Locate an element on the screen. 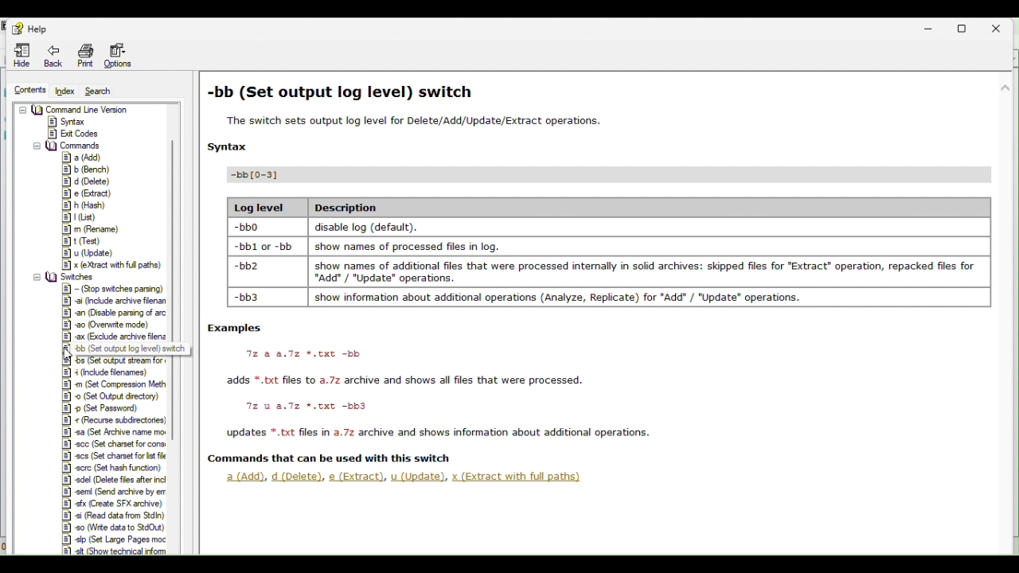  =] a (Add) is located at coordinates (84, 157).